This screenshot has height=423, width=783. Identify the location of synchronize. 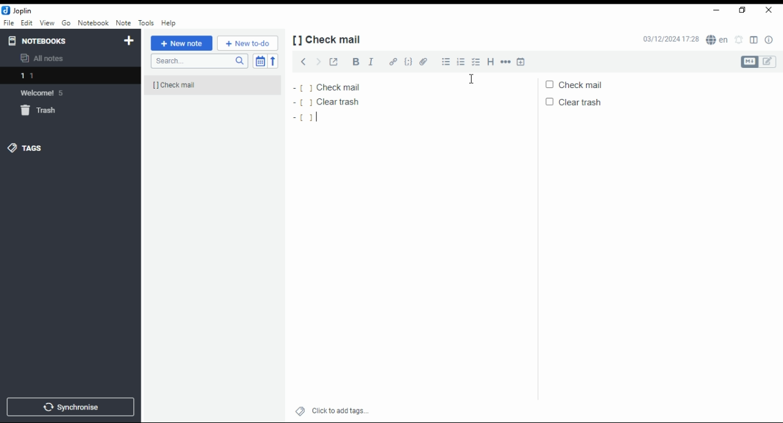
(71, 407).